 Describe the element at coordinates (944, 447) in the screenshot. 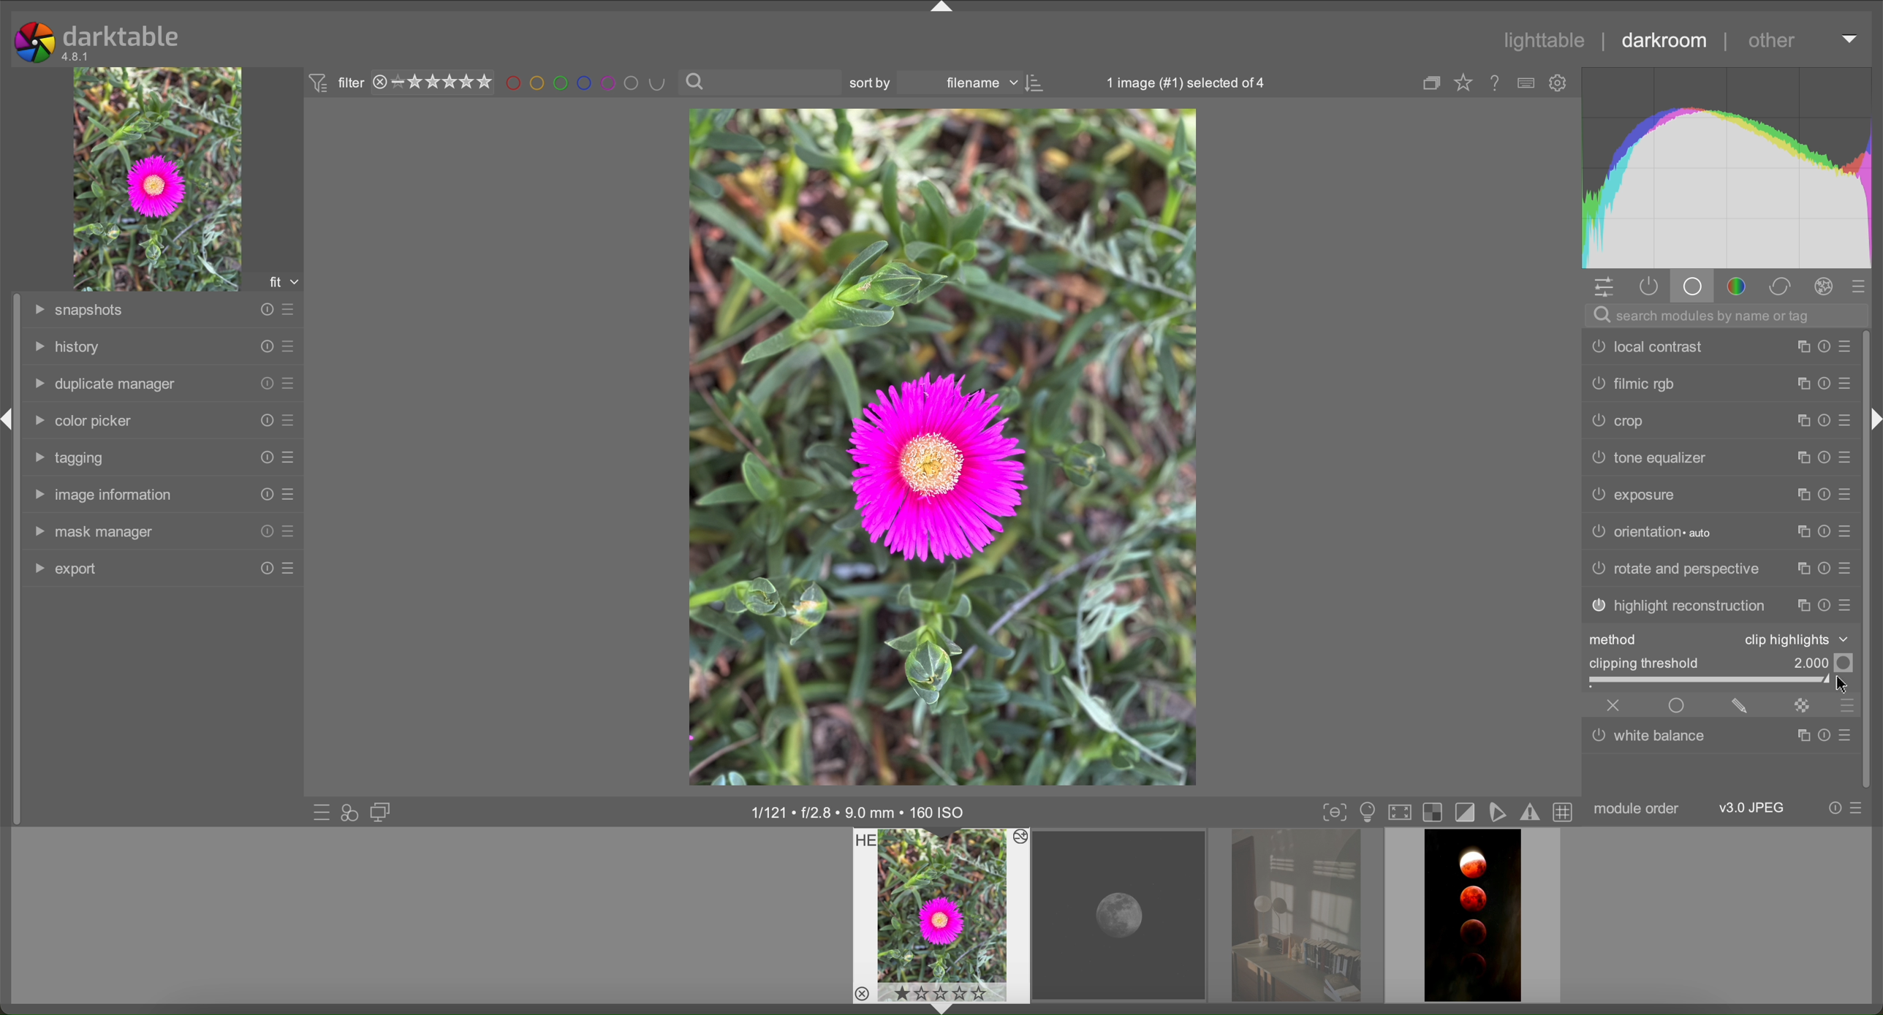

I see `image` at that location.